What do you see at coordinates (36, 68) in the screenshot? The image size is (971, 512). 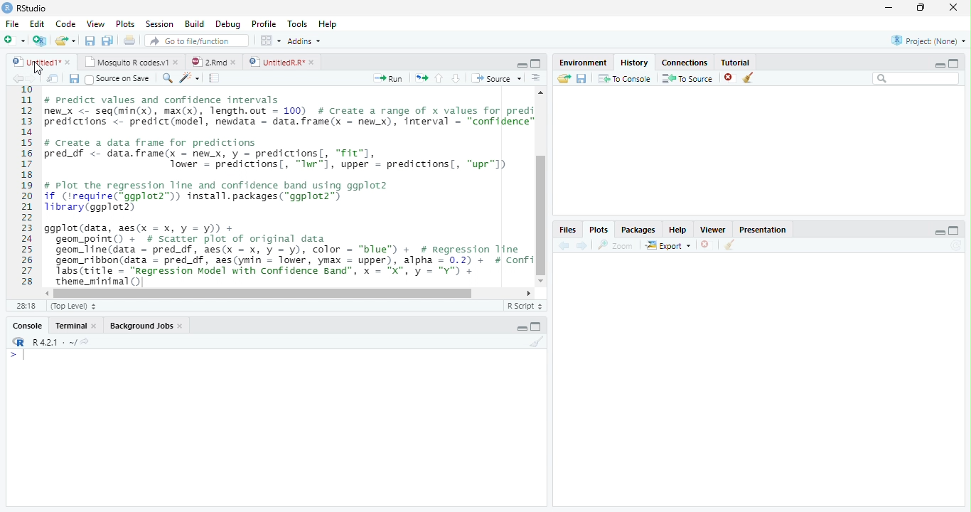 I see `Cursor` at bounding box center [36, 68].